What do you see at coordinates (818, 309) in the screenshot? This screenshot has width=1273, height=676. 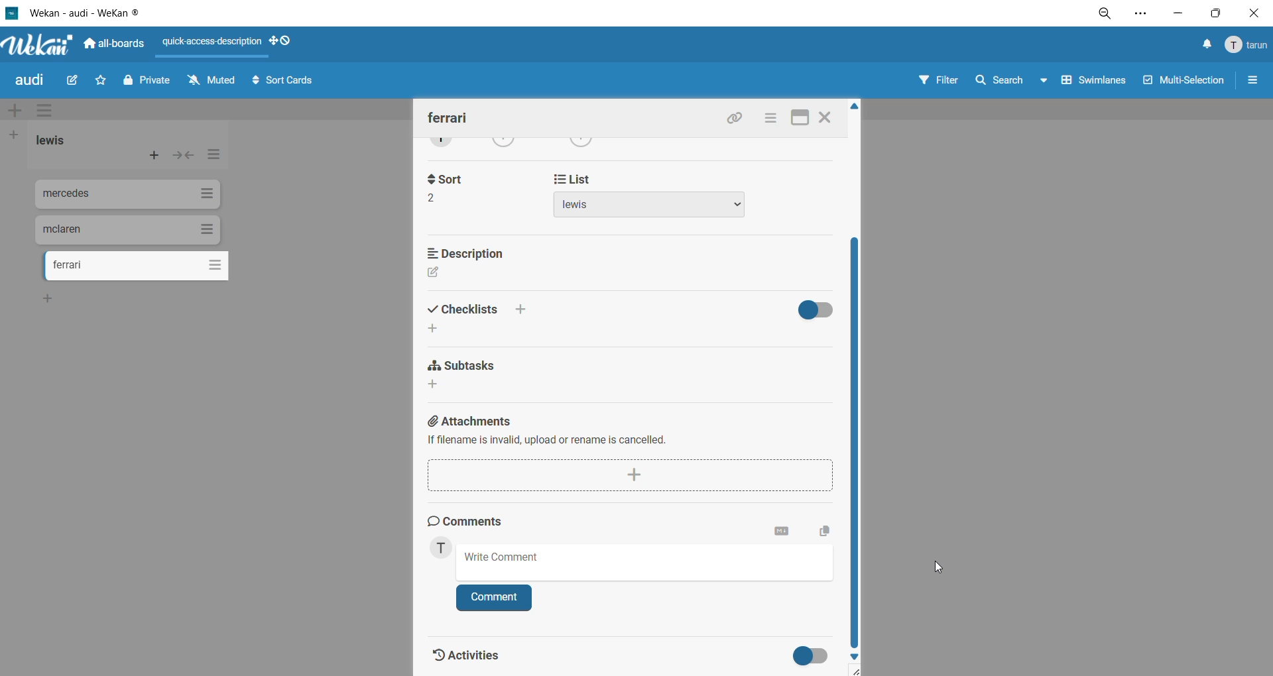 I see `hide completed checklists` at bounding box center [818, 309].